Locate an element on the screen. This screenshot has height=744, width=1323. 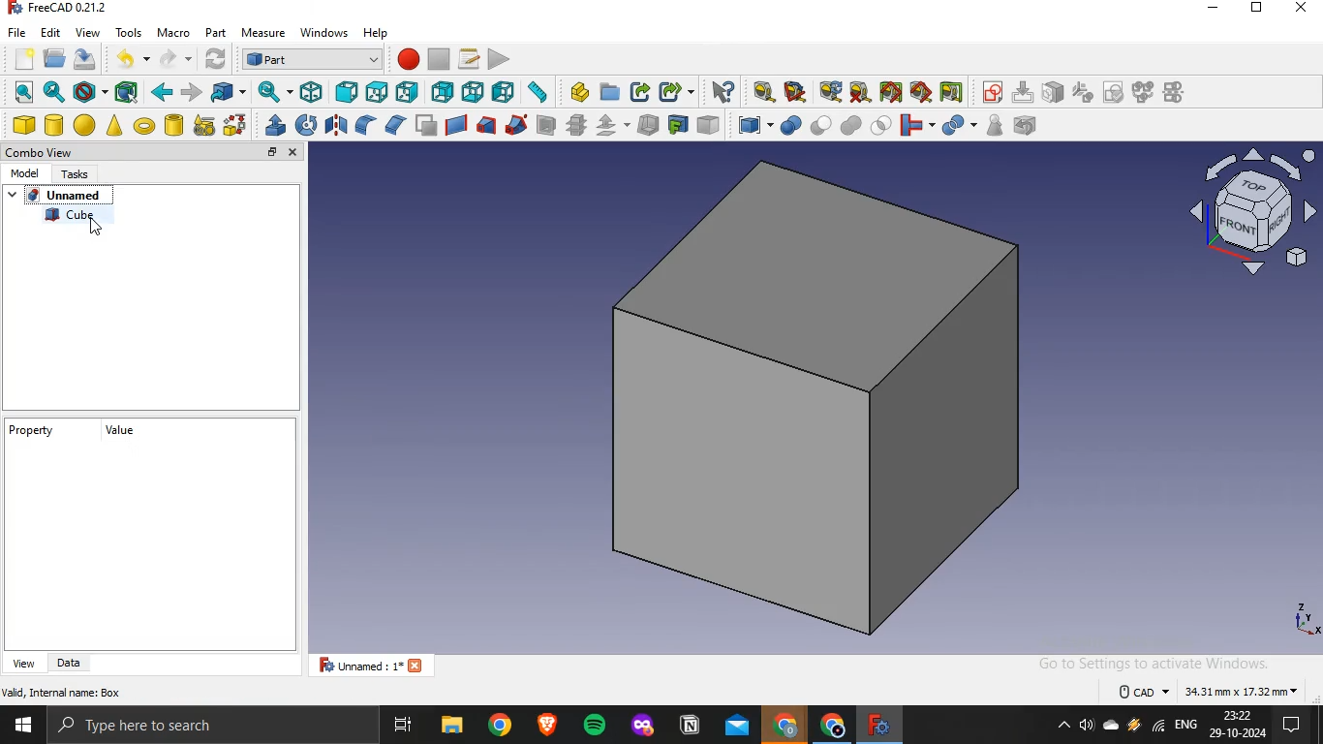
macros is located at coordinates (469, 58).